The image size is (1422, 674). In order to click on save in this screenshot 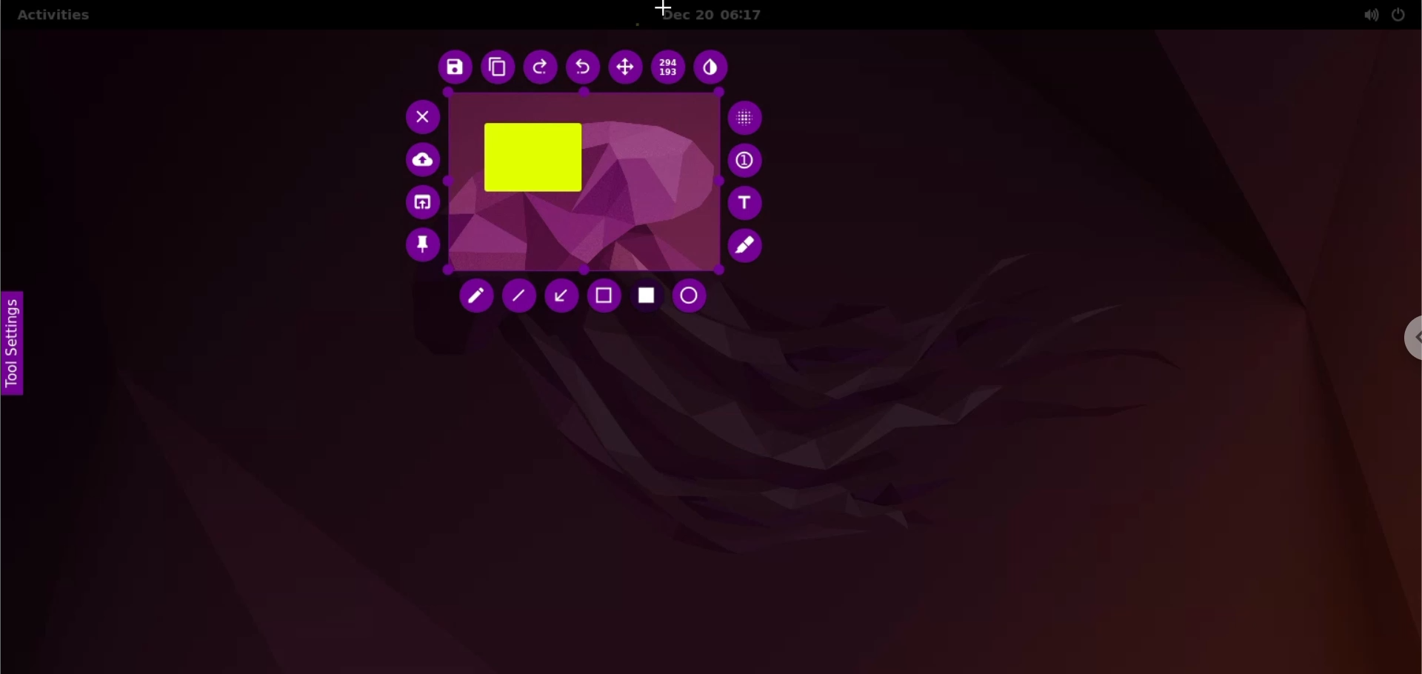, I will do `click(452, 68)`.